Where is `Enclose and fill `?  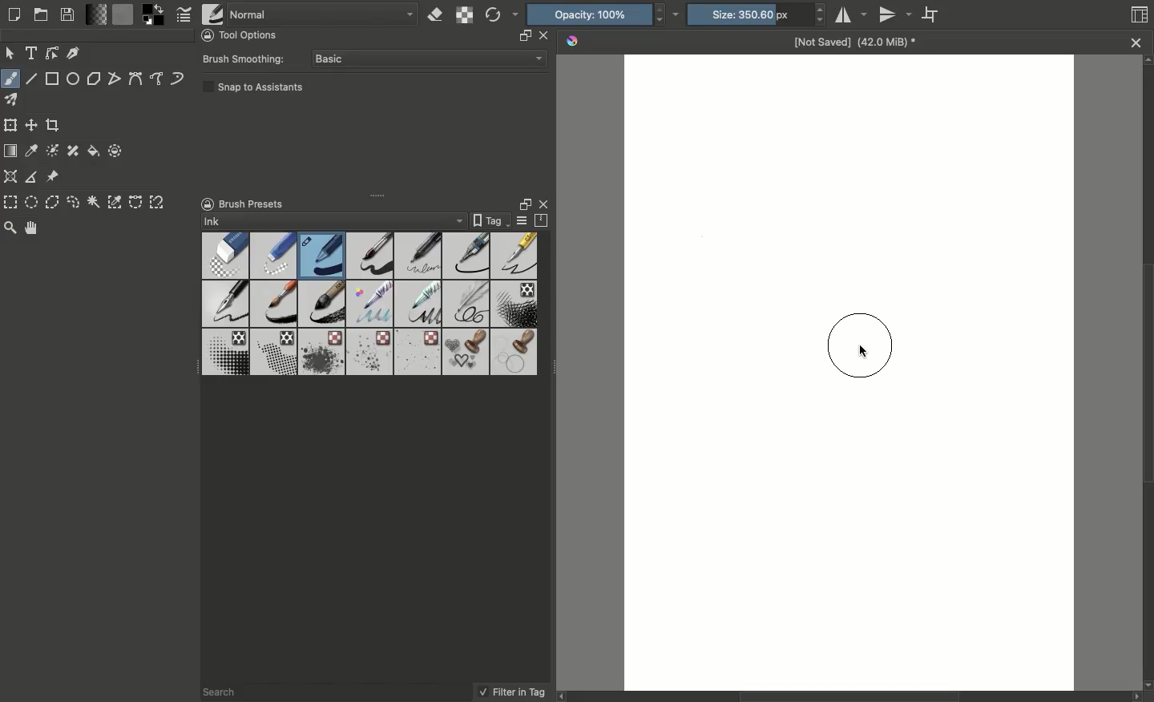
Enclose and fill  is located at coordinates (113, 150).